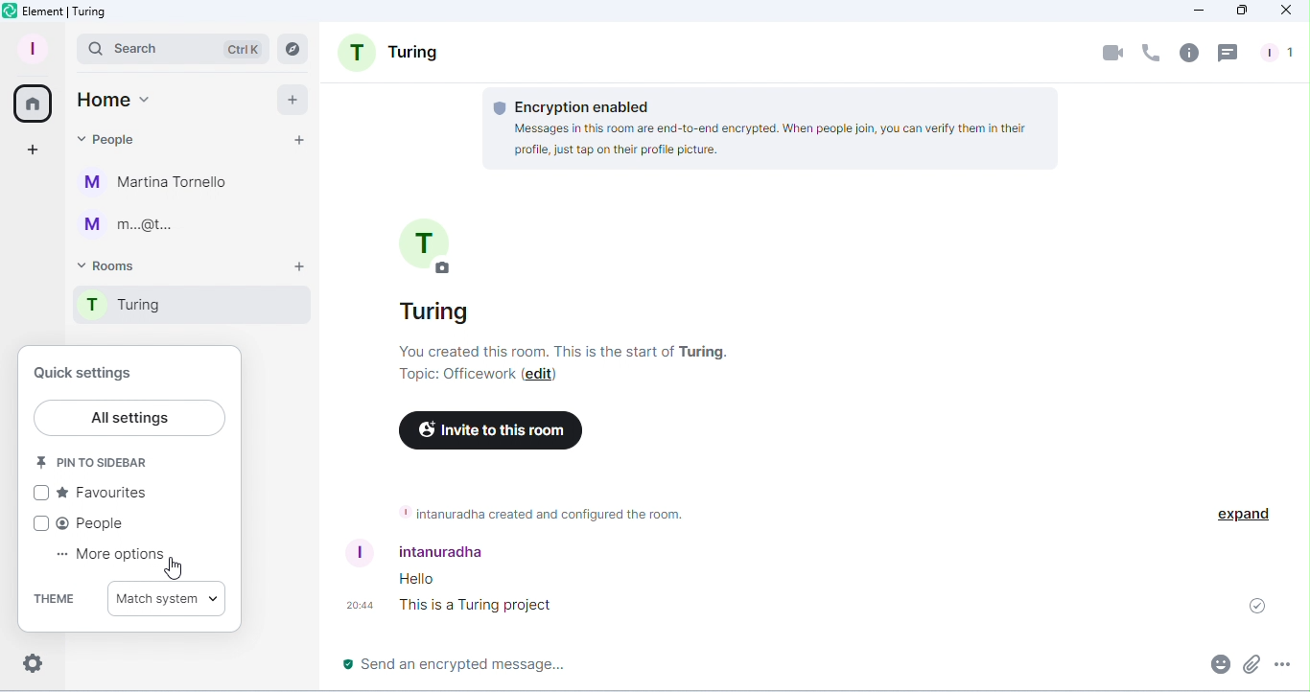 The height and width of the screenshot is (692, 1310). I want to click on Room info, so click(1188, 56).